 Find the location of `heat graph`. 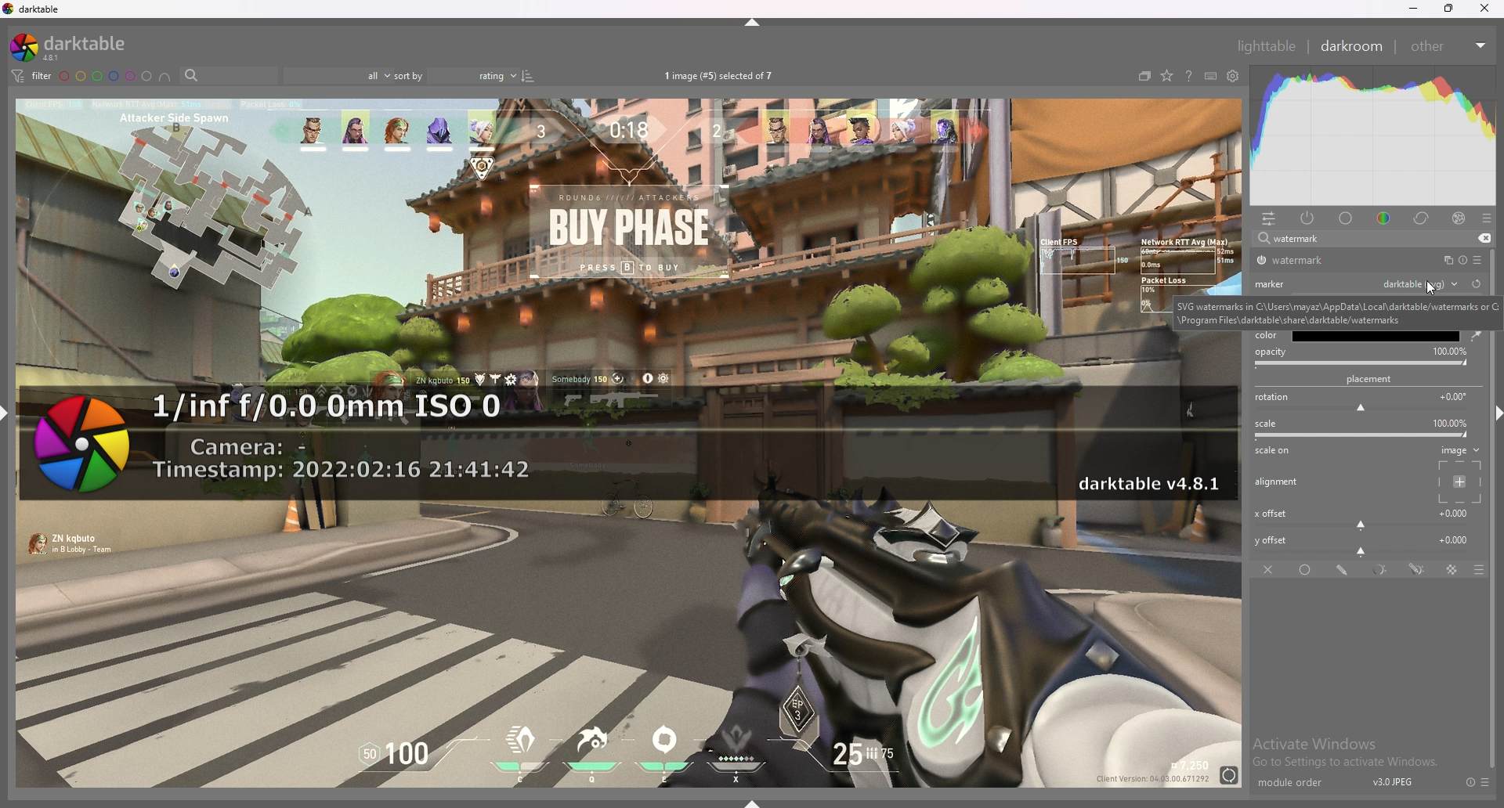

heat graph is located at coordinates (1373, 135).